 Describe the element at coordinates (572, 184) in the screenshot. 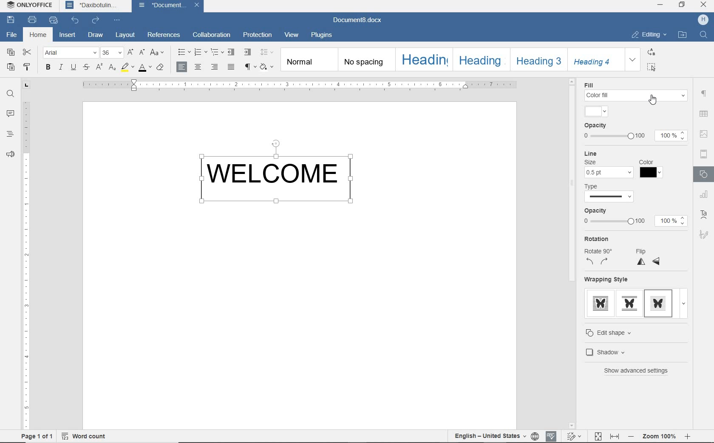

I see `Scroll bar` at that location.